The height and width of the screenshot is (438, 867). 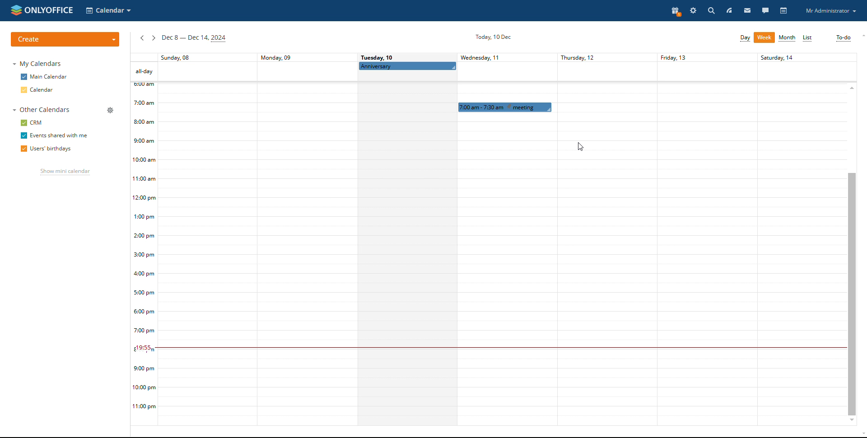 I want to click on timeline, so click(x=144, y=254).